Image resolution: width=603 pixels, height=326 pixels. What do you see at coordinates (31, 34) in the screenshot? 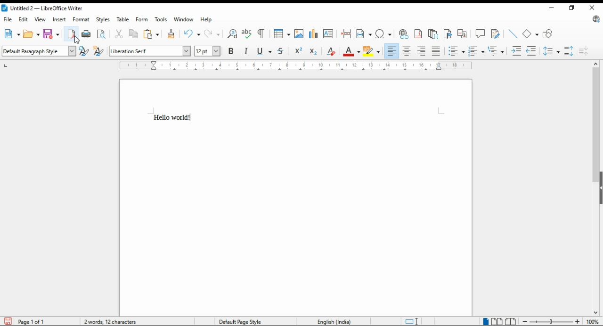
I see `open` at bounding box center [31, 34].